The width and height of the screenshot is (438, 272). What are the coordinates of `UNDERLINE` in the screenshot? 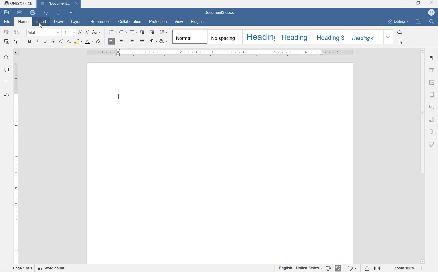 It's located at (45, 42).